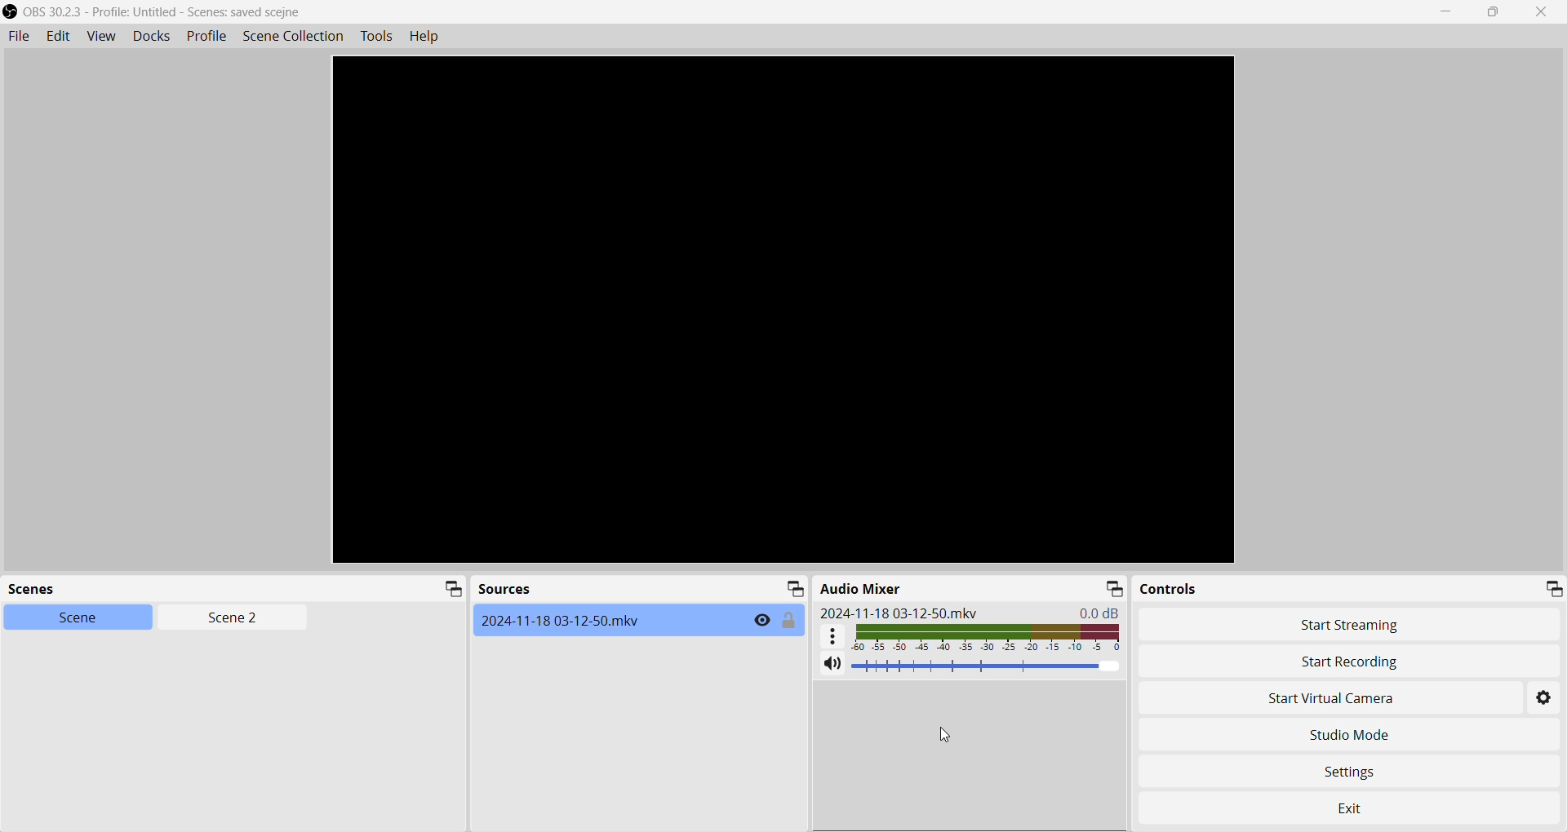 This screenshot has width=1567, height=832. I want to click on Sources, so click(504, 591).